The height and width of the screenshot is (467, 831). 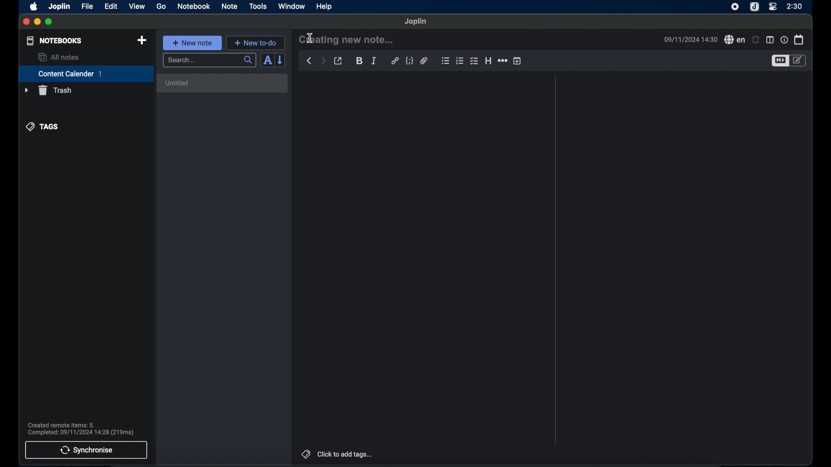 I want to click on note, so click(x=229, y=7).